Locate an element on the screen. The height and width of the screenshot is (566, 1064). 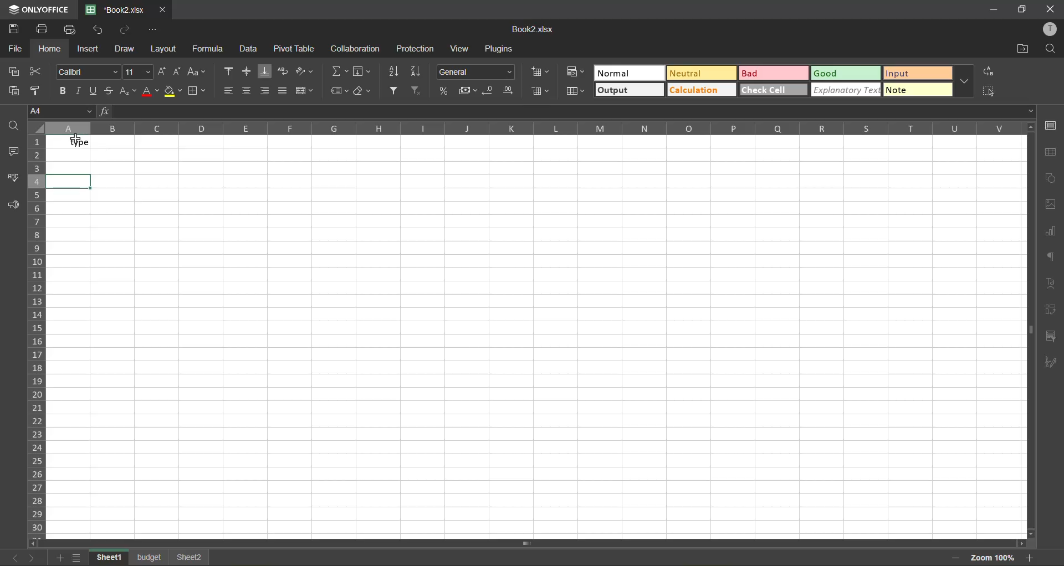
formula bar is located at coordinates (572, 111).